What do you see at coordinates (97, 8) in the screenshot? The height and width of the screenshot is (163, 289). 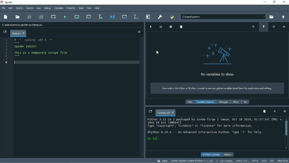 I see `Help` at bounding box center [97, 8].